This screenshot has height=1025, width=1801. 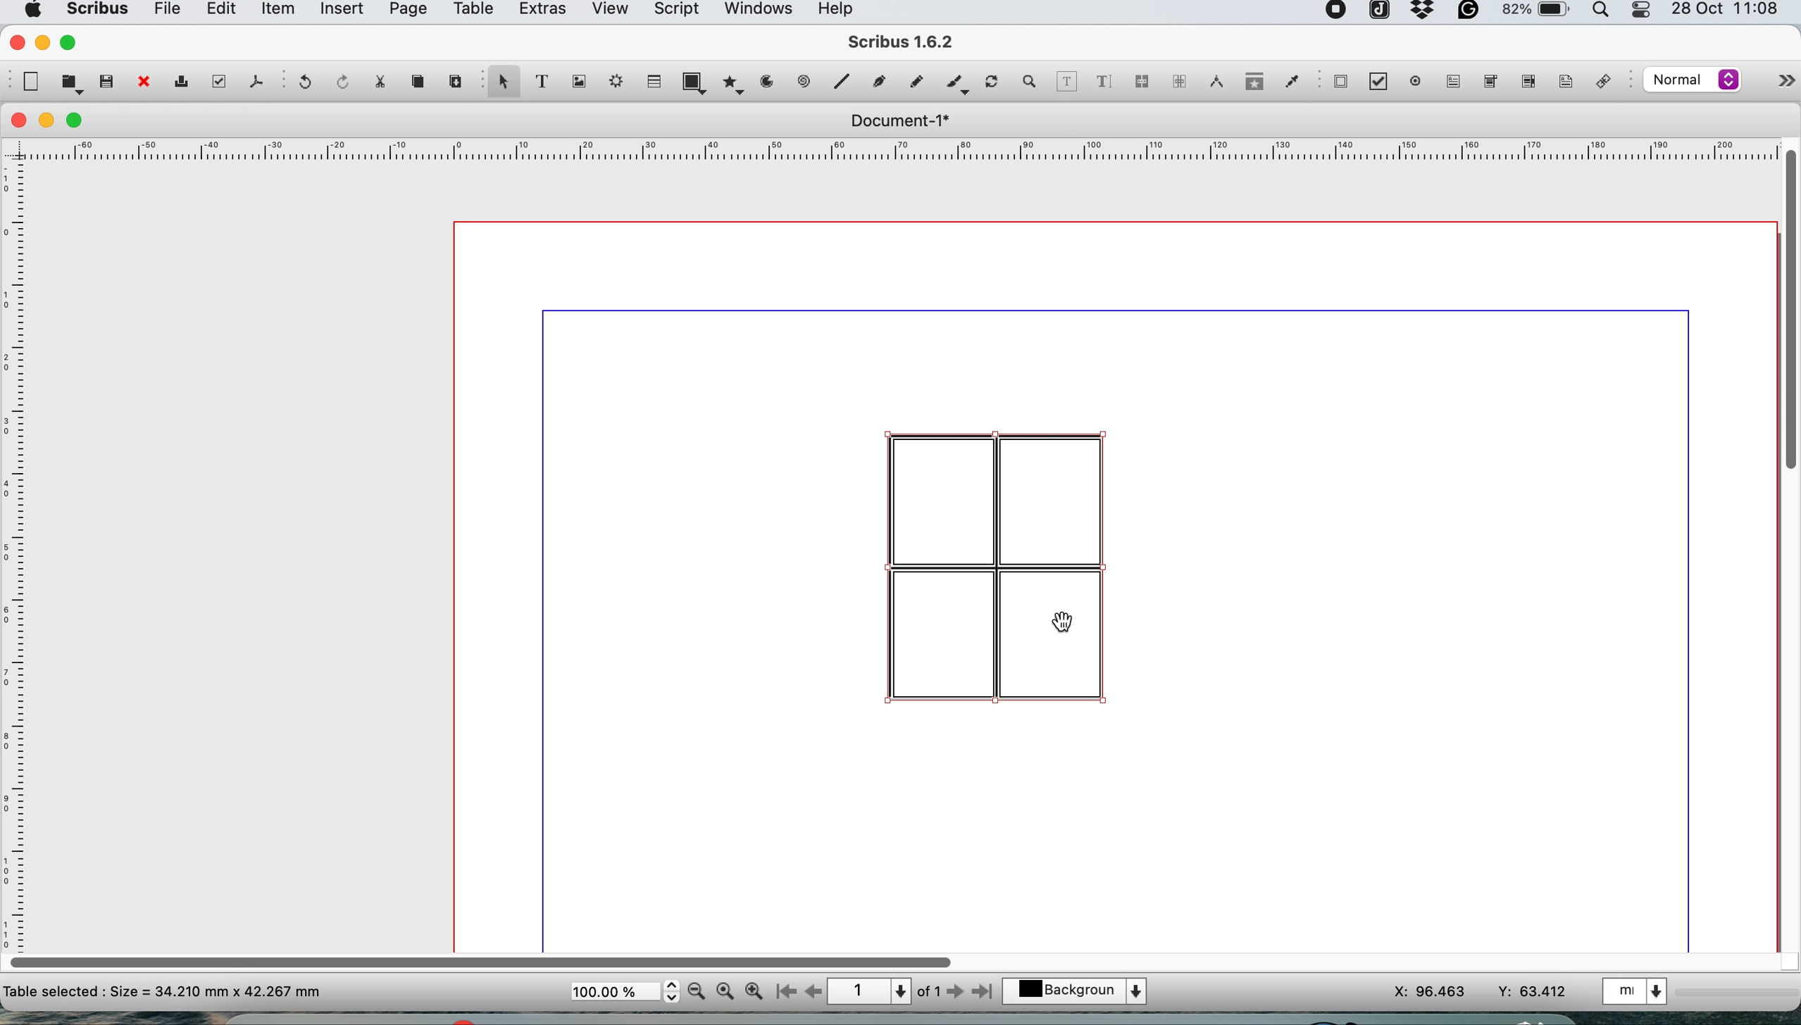 What do you see at coordinates (539, 13) in the screenshot?
I see `extras` at bounding box center [539, 13].